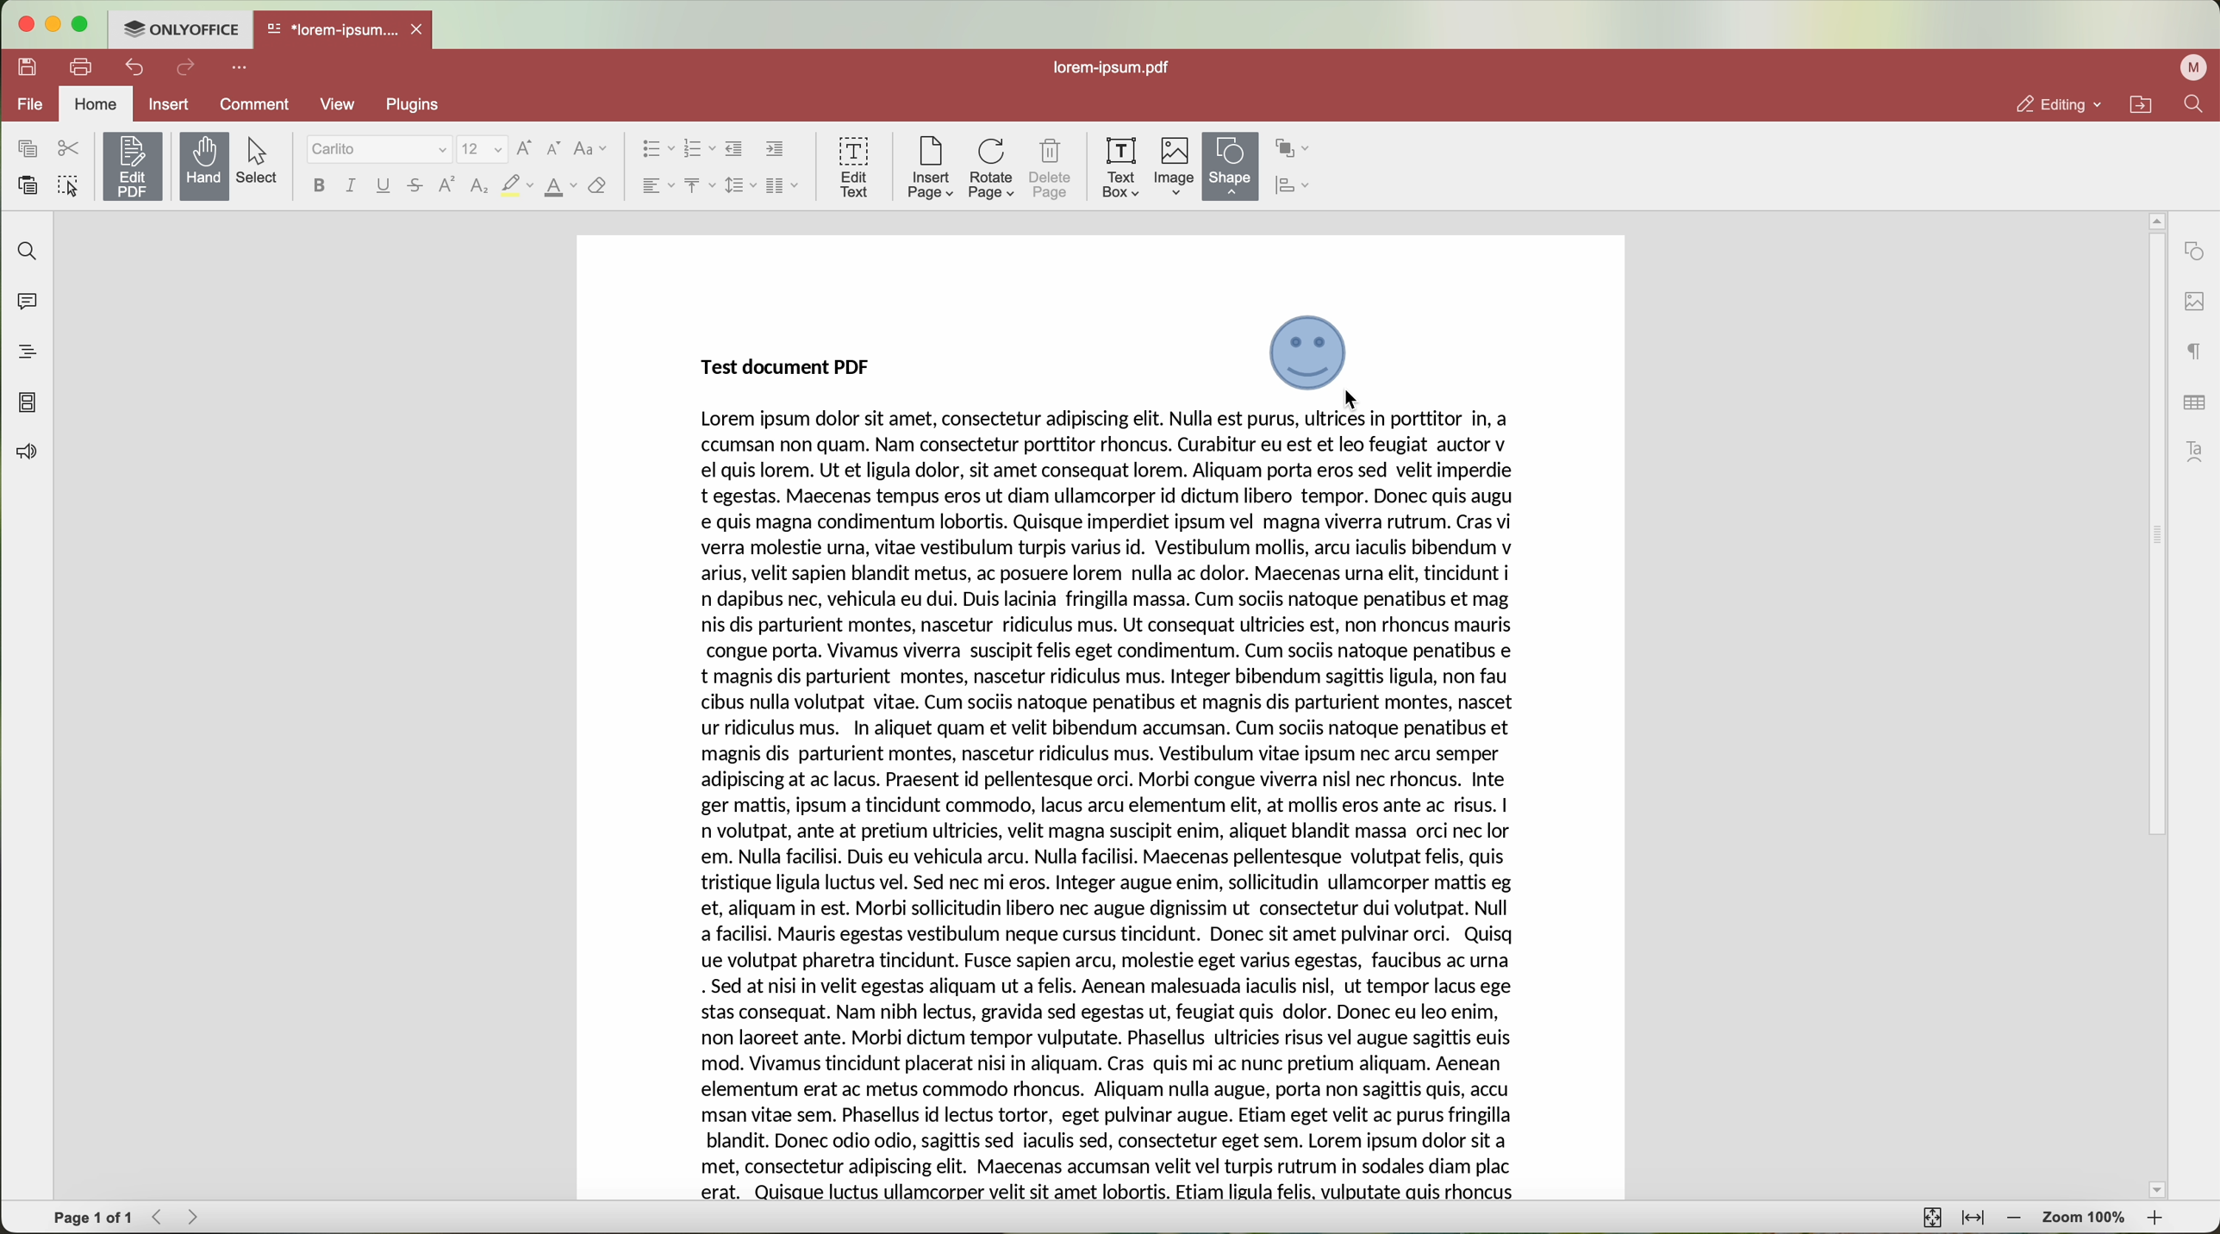 The width and height of the screenshot is (2220, 1234). Describe the element at coordinates (182, 29) in the screenshot. I see `ONLYOFFICE` at that location.